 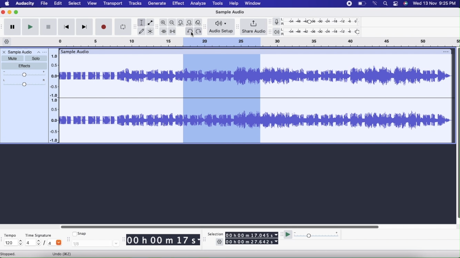 I want to click on Analyze, so click(x=199, y=4).